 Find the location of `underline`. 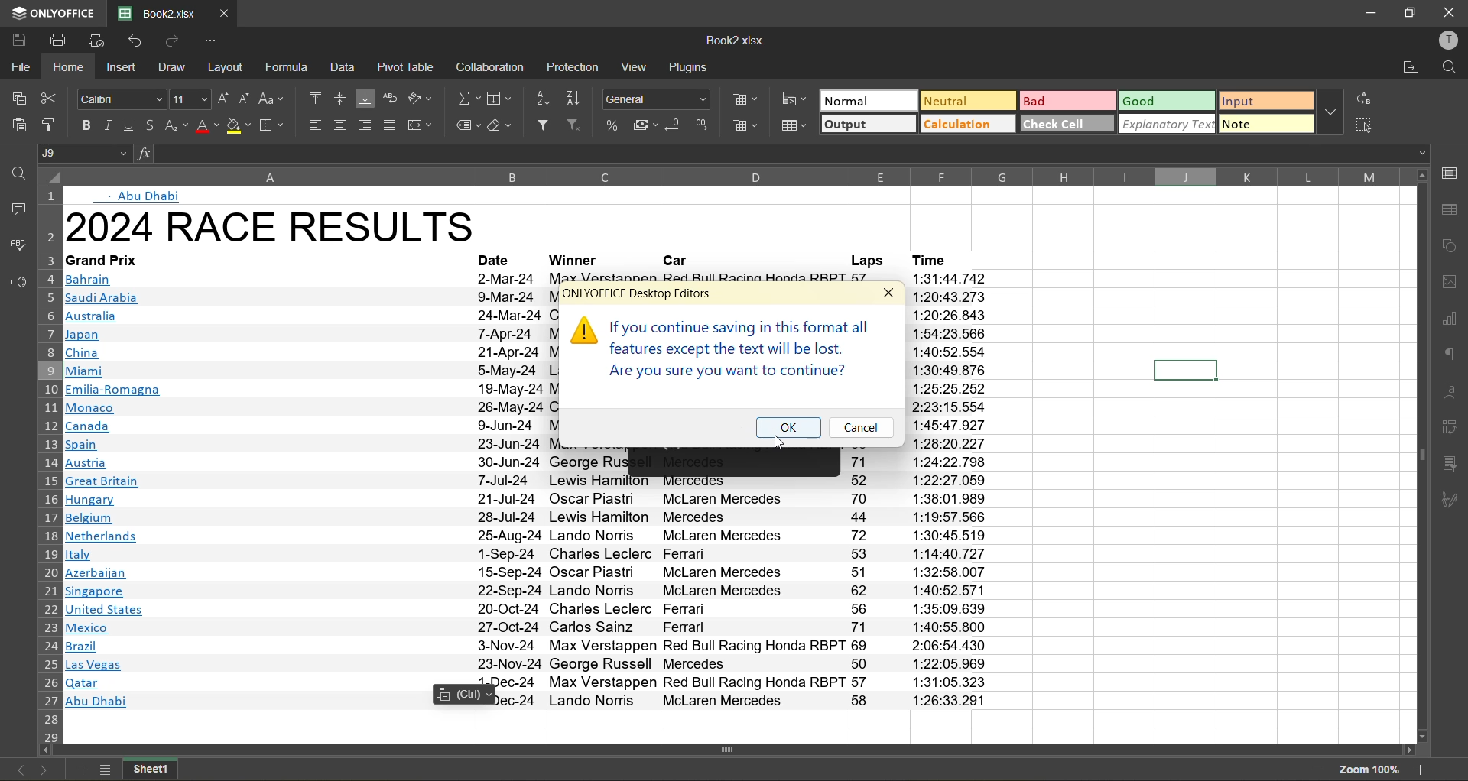

underline is located at coordinates (128, 125).